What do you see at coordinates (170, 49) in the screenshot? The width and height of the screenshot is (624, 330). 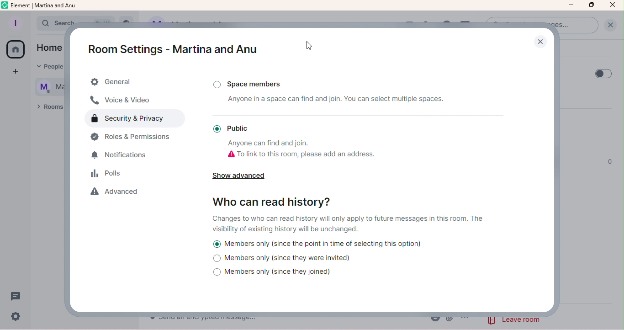 I see `Room settings - Martina and Anu` at bounding box center [170, 49].